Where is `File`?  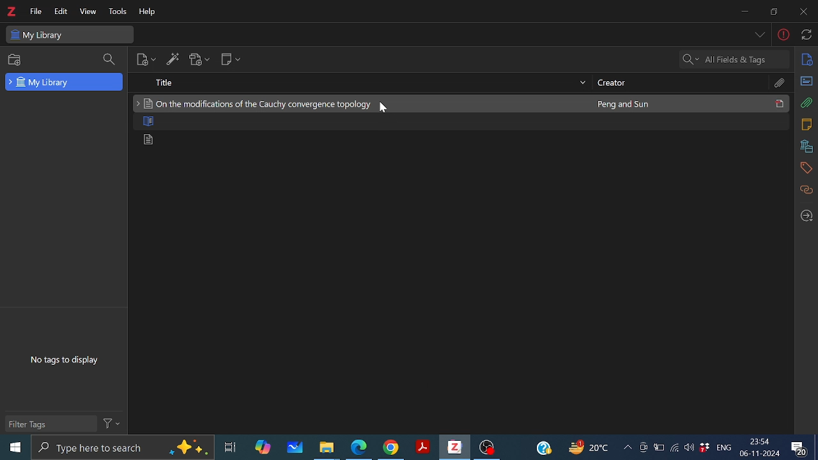 File is located at coordinates (36, 11).